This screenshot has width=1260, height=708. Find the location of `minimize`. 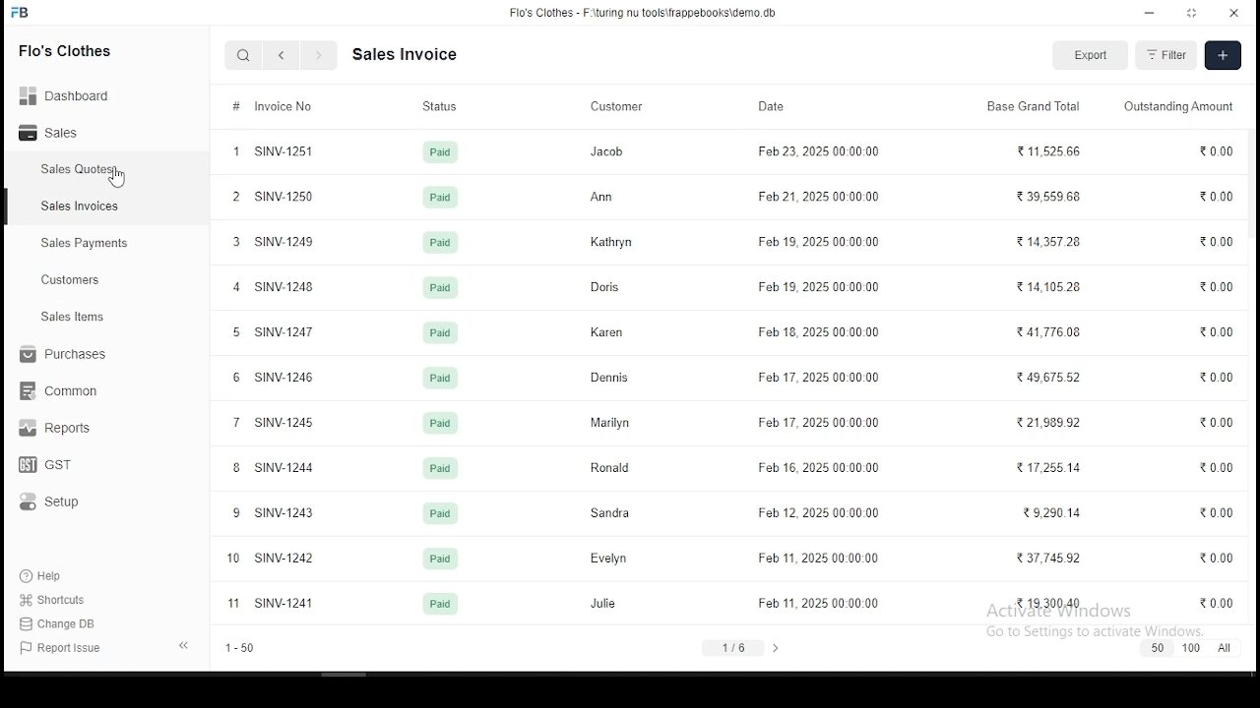

minimize is located at coordinates (1145, 13).